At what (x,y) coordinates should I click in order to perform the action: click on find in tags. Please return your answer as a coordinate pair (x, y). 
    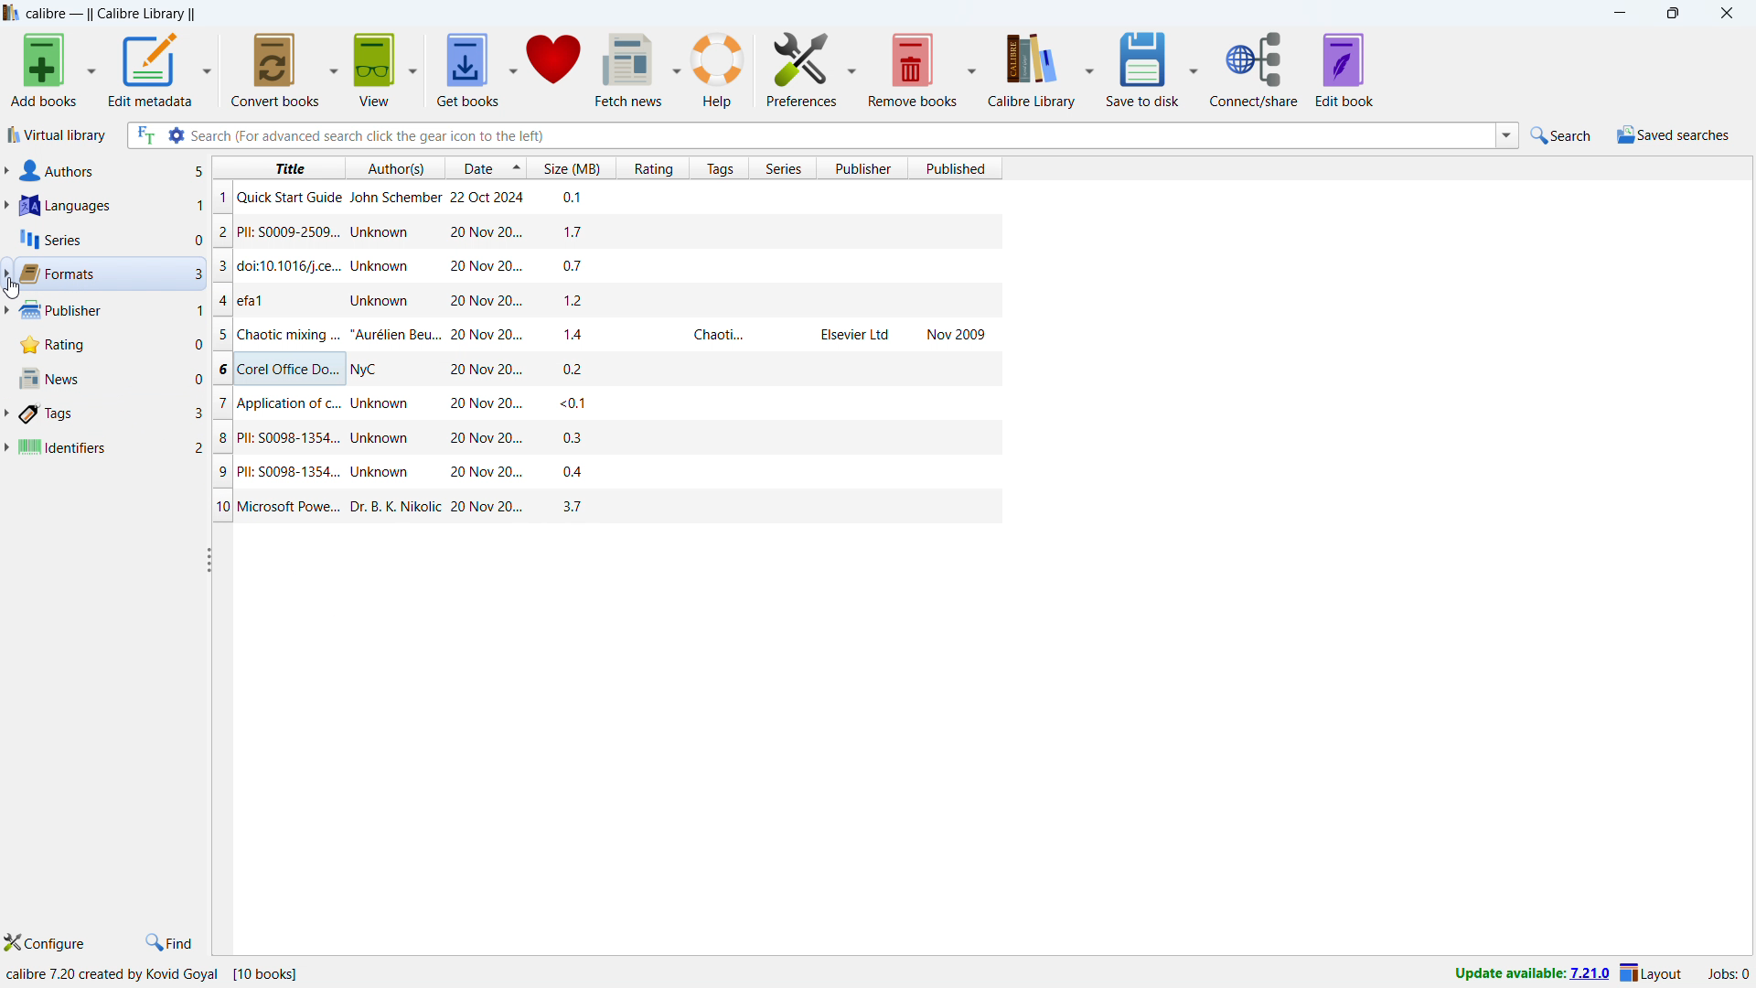
    Looking at the image, I should click on (170, 941).